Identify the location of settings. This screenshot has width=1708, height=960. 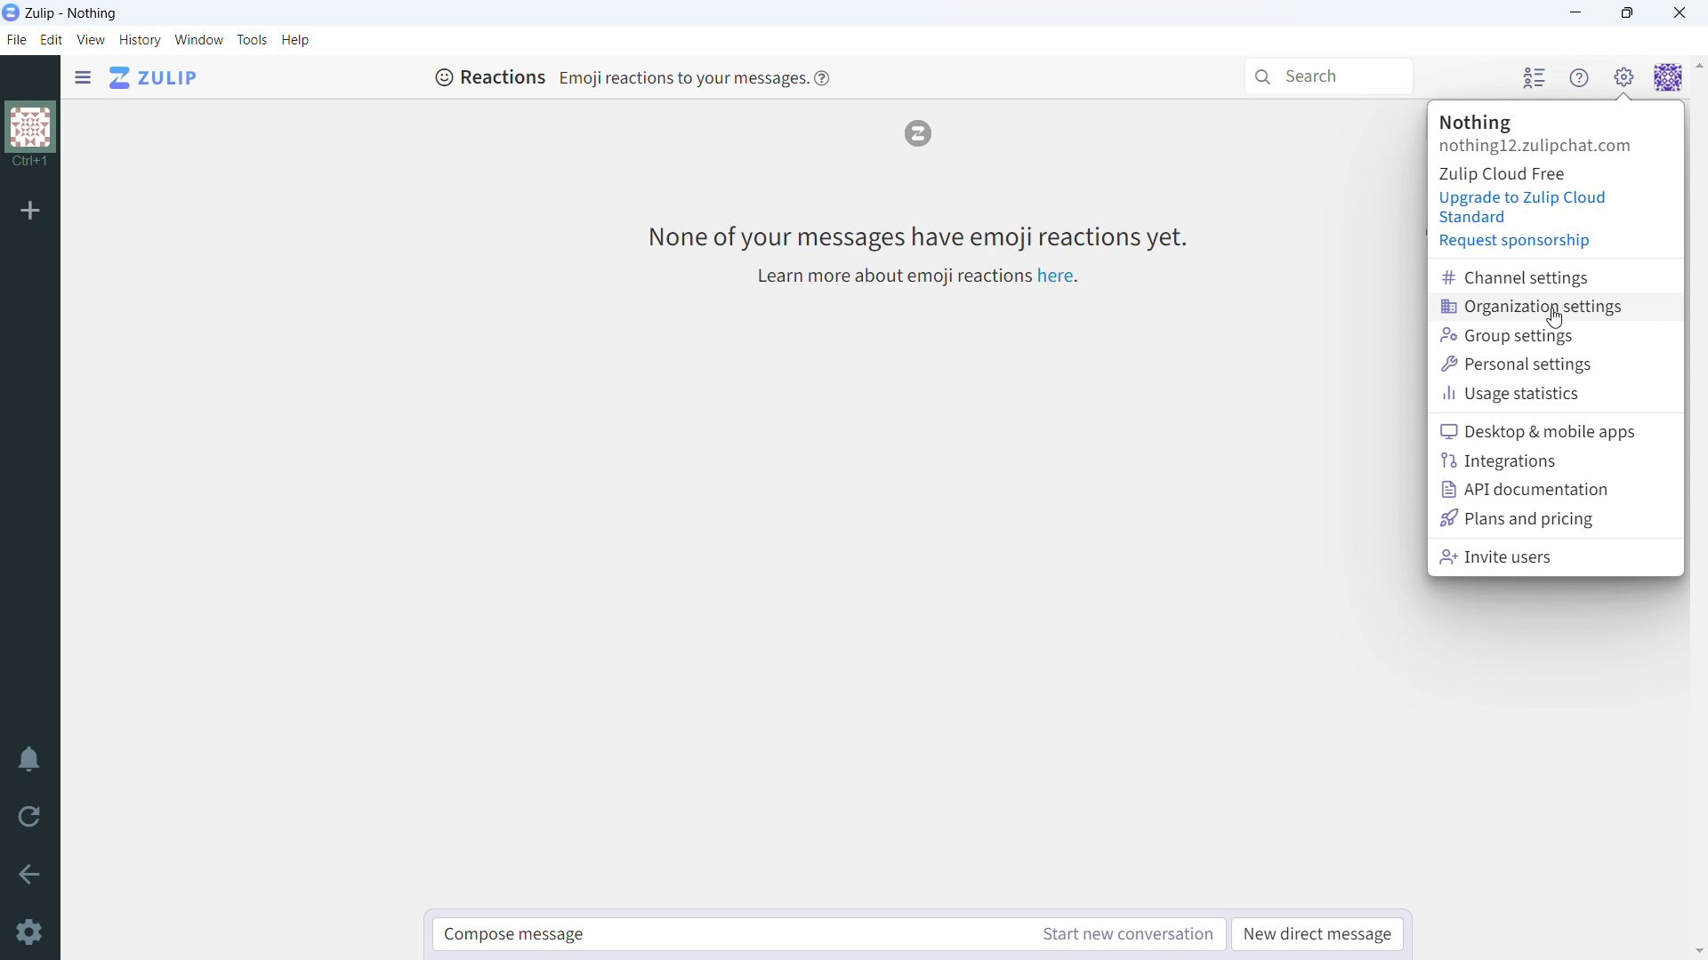
(28, 932).